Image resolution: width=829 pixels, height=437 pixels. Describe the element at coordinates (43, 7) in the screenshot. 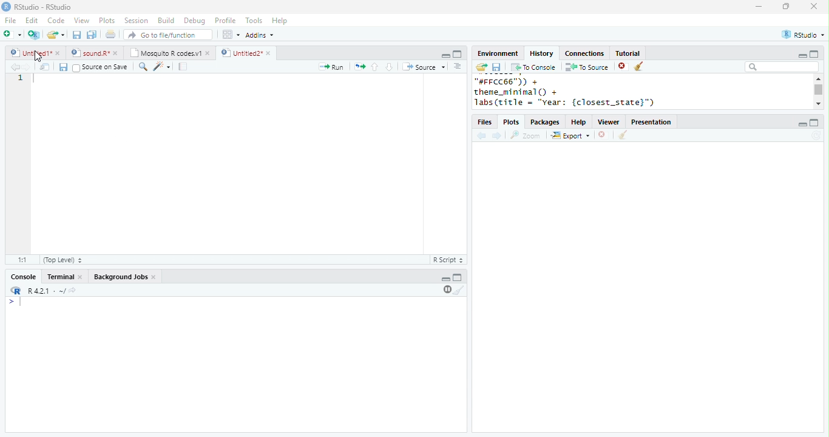

I see `RStudio-RStudio` at that location.